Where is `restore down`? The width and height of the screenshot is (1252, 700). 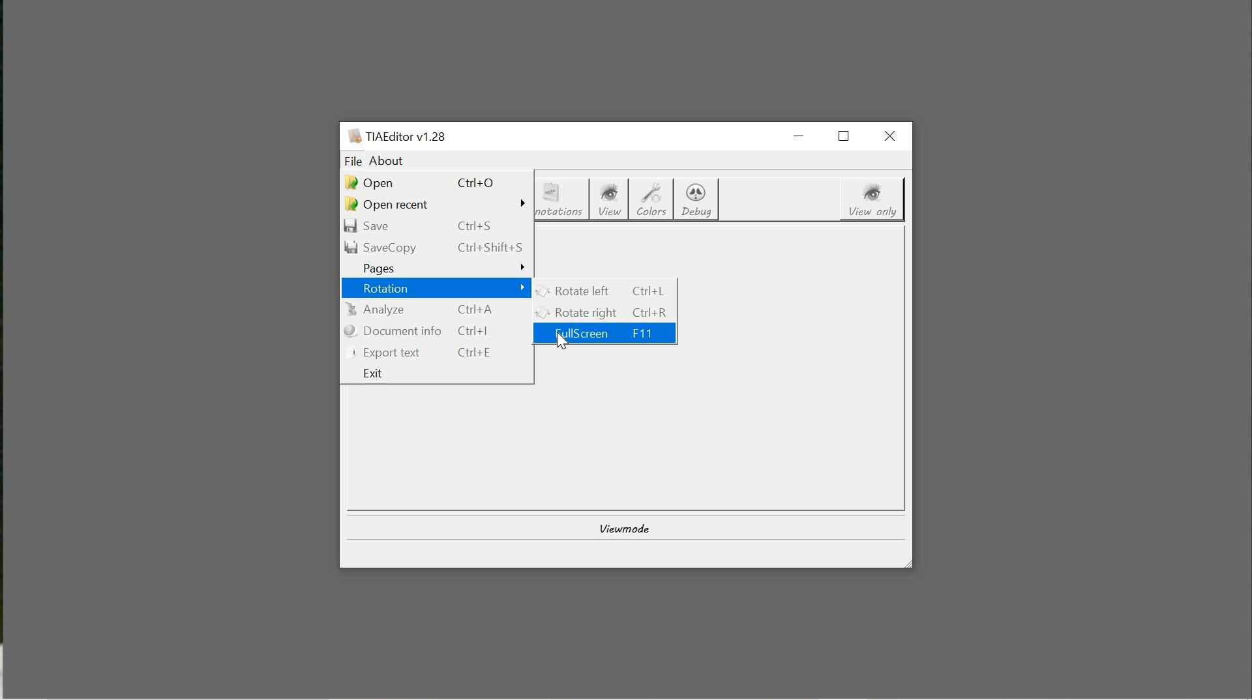
restore down is located at coordinates (848, 136).